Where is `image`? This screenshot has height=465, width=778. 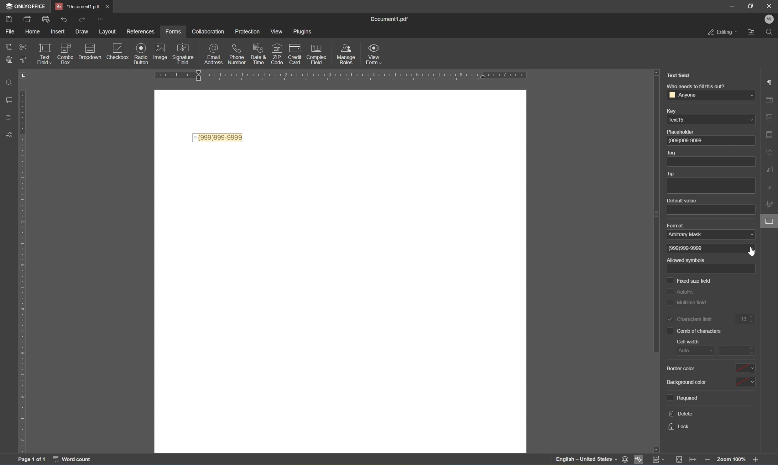 image is located at coordinates (162, 52).